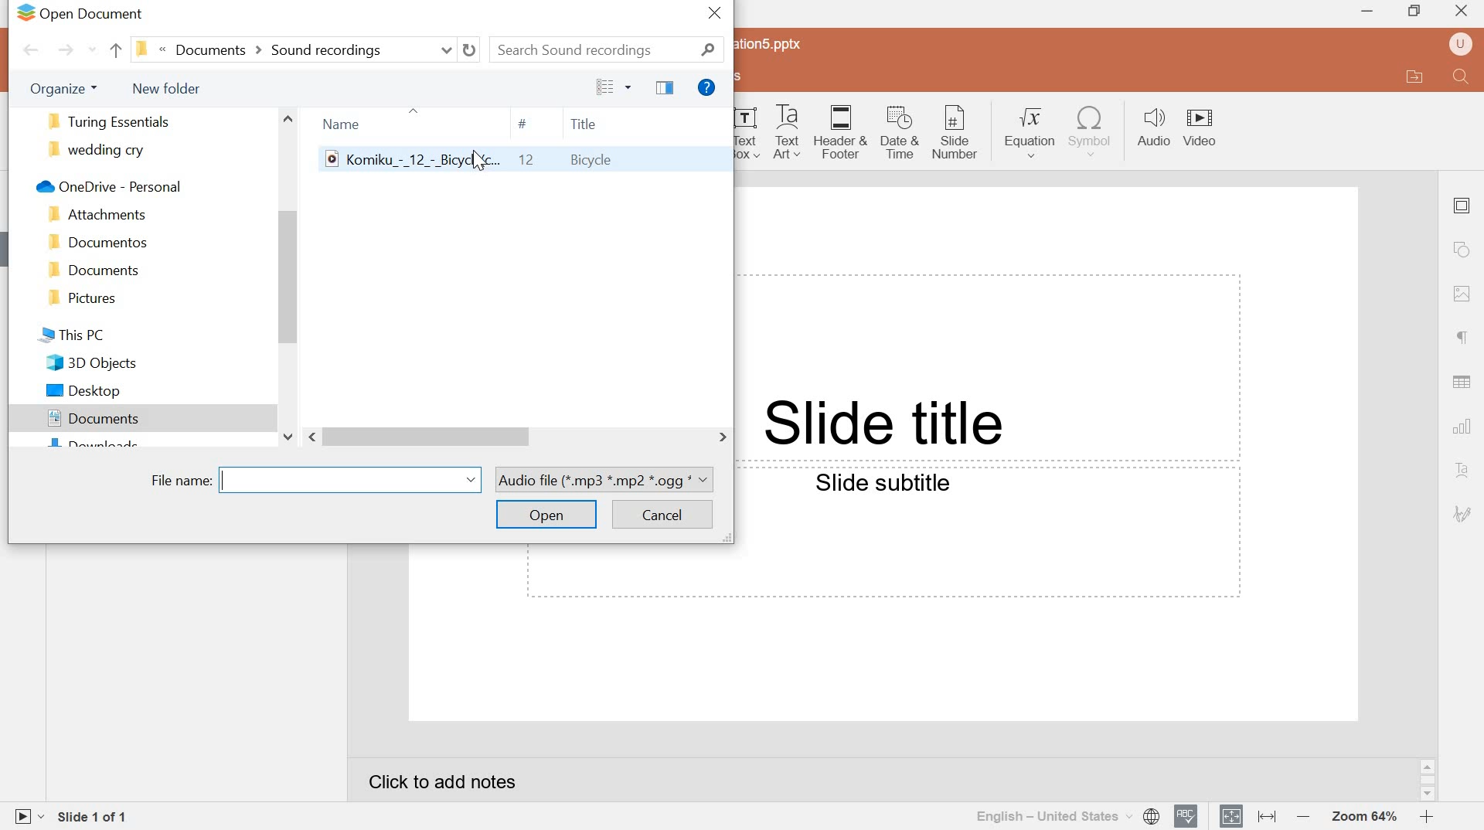 This screenshot has width=1484, height=830. I want to click on turing essentials folder, so click(114, 122).